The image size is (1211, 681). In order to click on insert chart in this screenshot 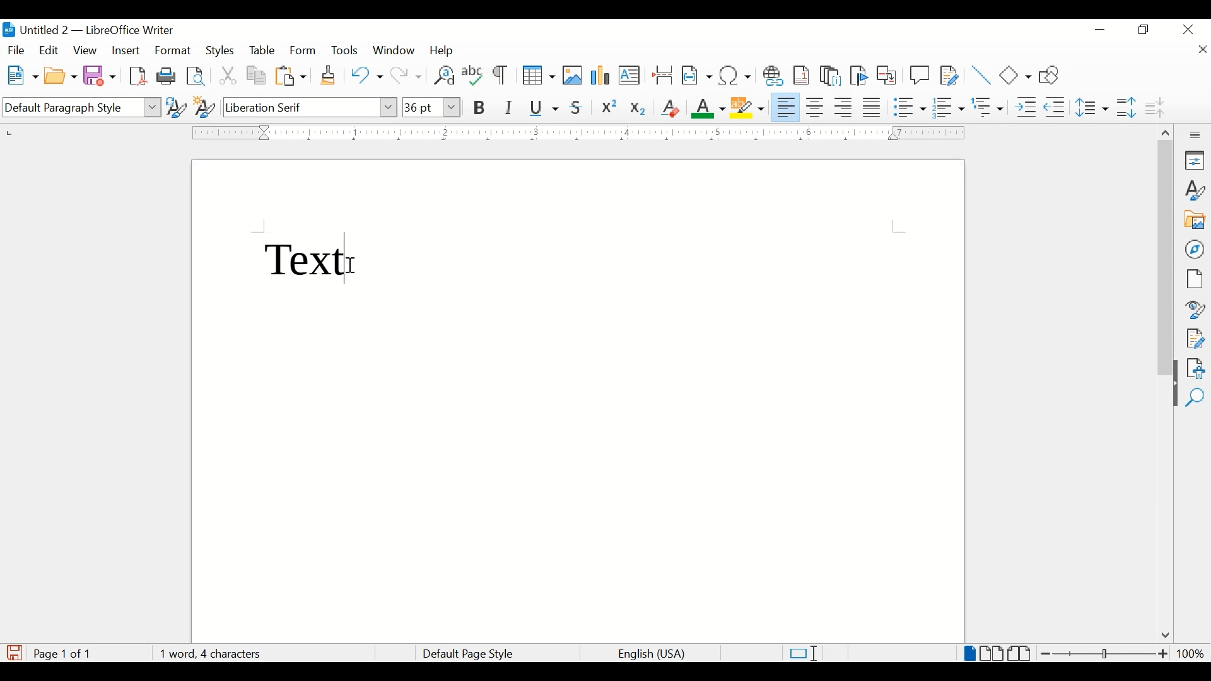, I will do `click(602, 76)`.